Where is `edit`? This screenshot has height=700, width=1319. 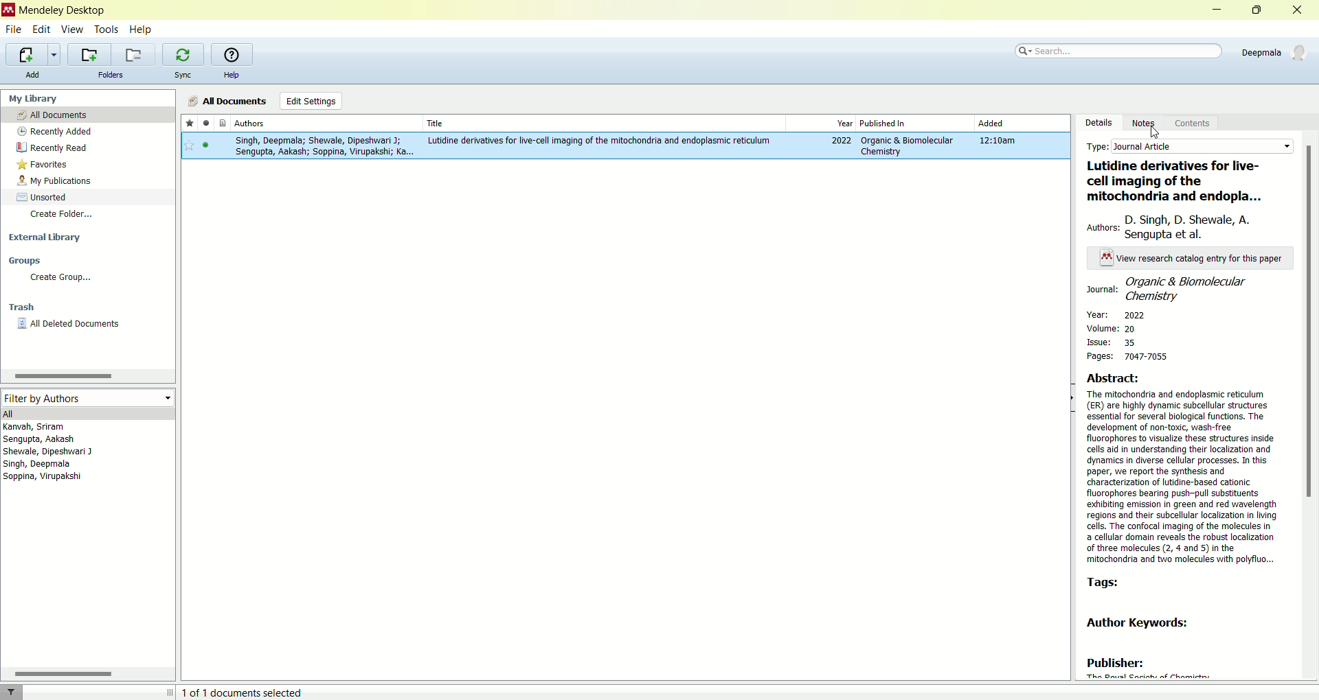 edit is located at coordinates (41, 29).